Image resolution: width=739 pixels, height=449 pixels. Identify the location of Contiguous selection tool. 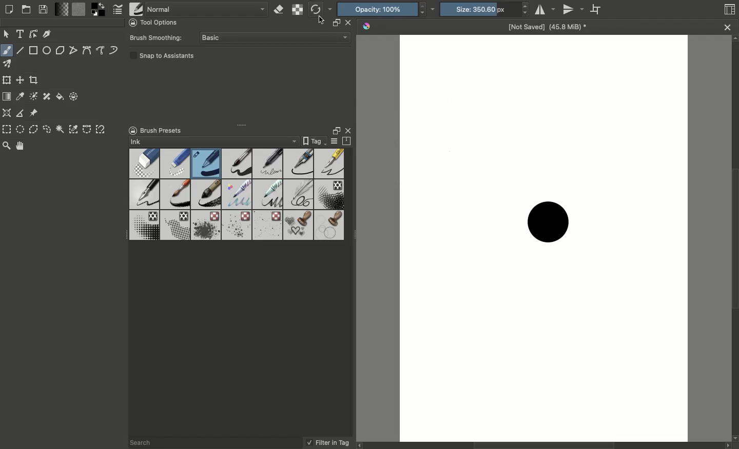
(61, 130).